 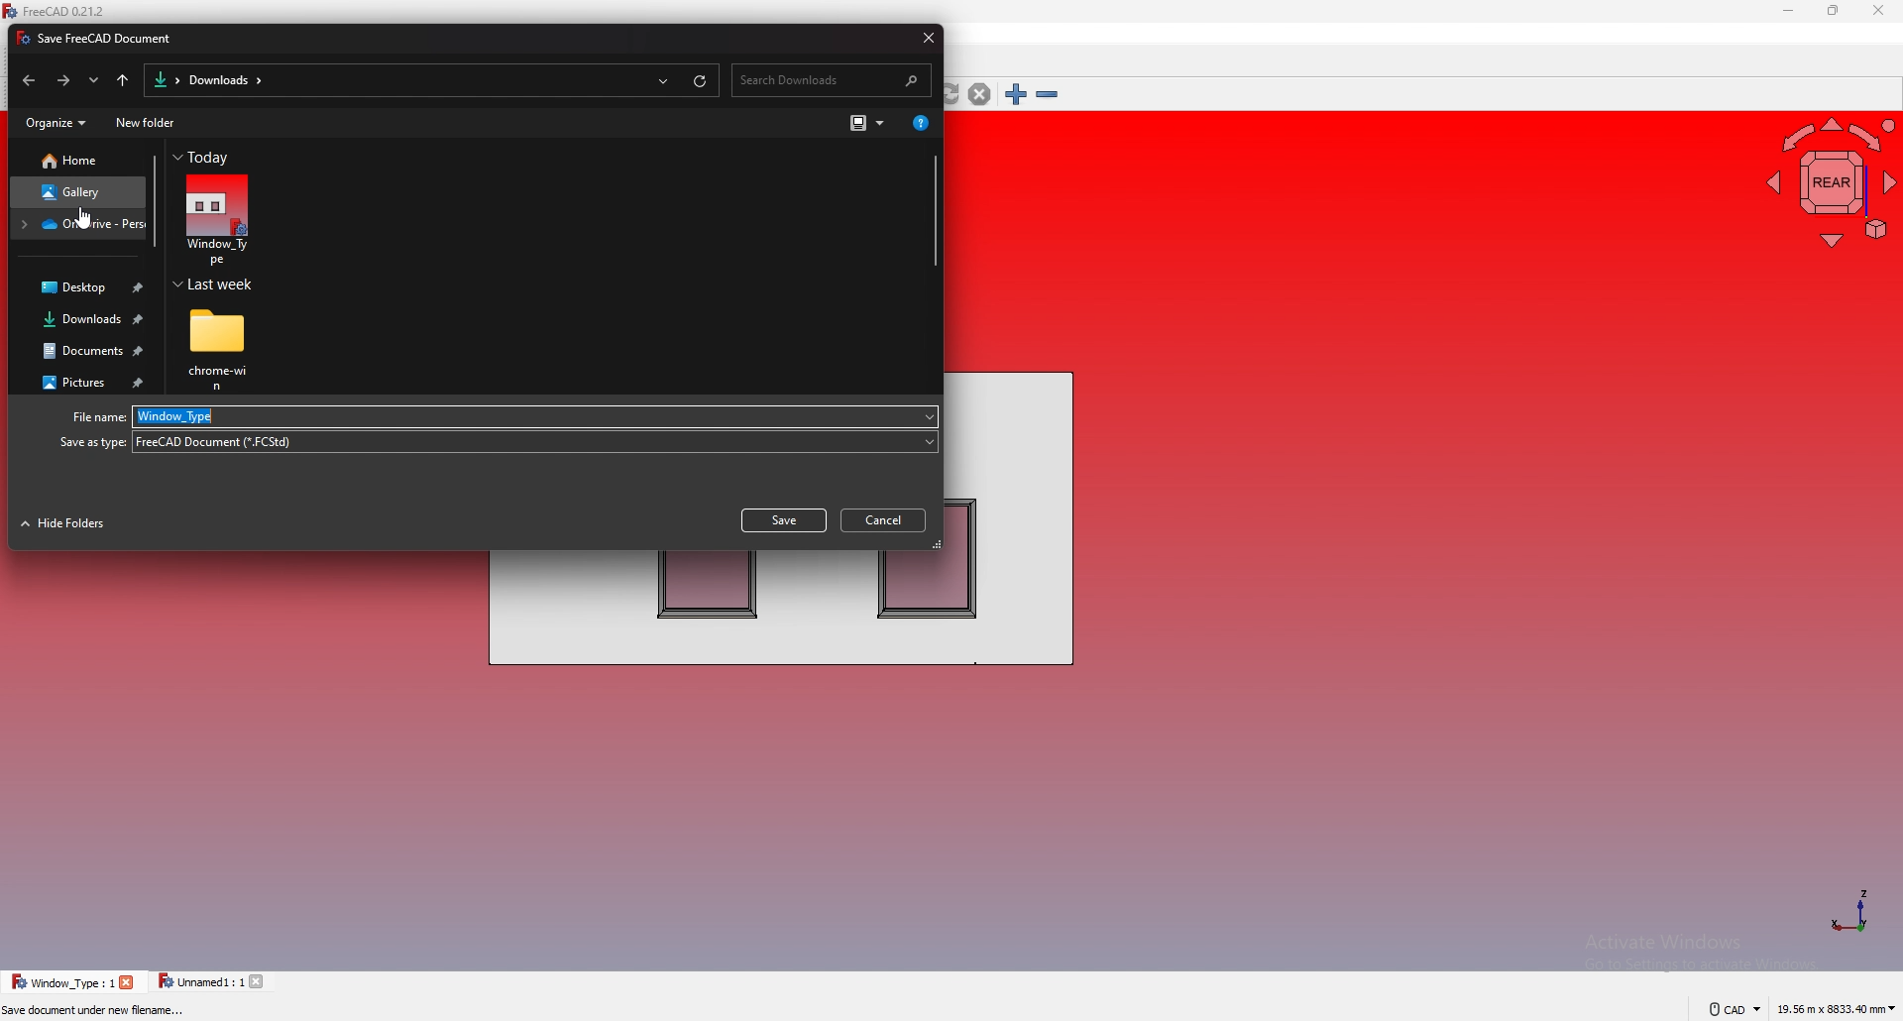 I want to click on resize, so click(x=1833, y=12).